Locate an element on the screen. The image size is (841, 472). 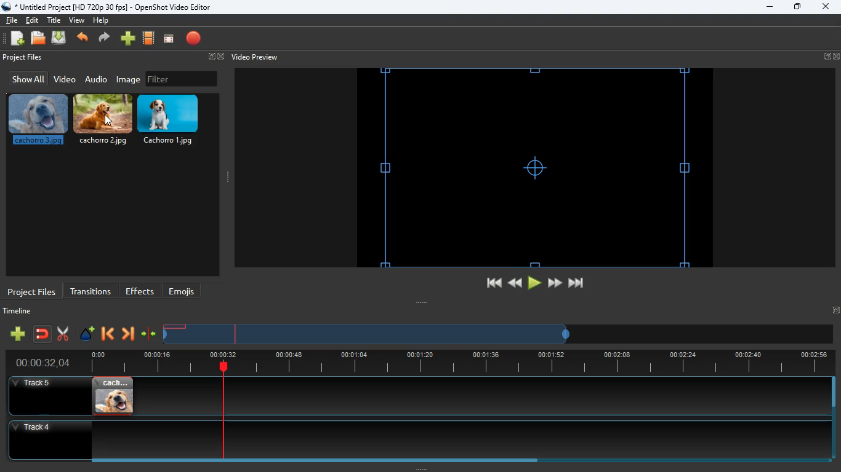
cachorro.1.jpg is located at coordinates (173, 120).